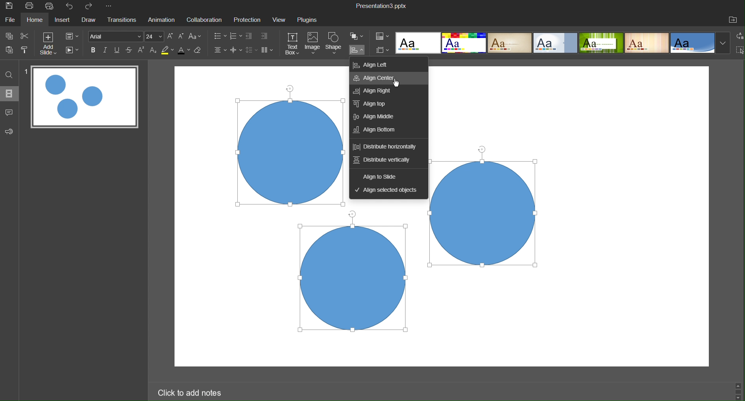 This screenshot has width=745, height=401. Describe the element at coordinates (225, 37) in the screenshot. I see `Lists` at that location.